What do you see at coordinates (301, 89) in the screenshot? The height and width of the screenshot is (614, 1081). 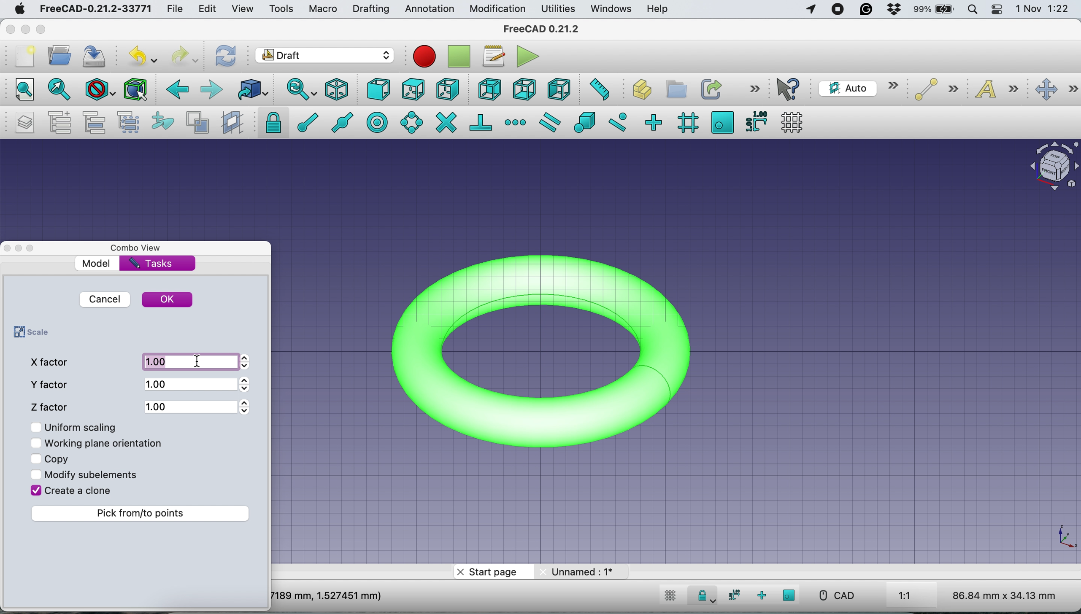 I see `sync view` at bounding box center [301, 89].